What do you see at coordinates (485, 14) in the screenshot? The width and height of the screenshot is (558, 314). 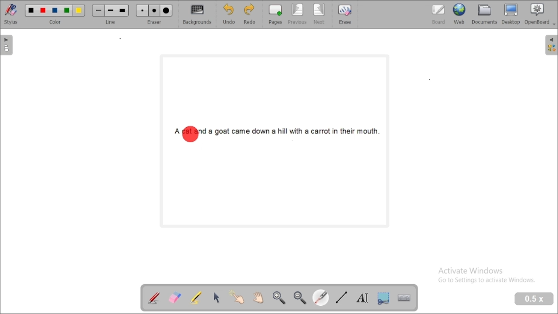 I see `document` at bounding box center [485, 14].